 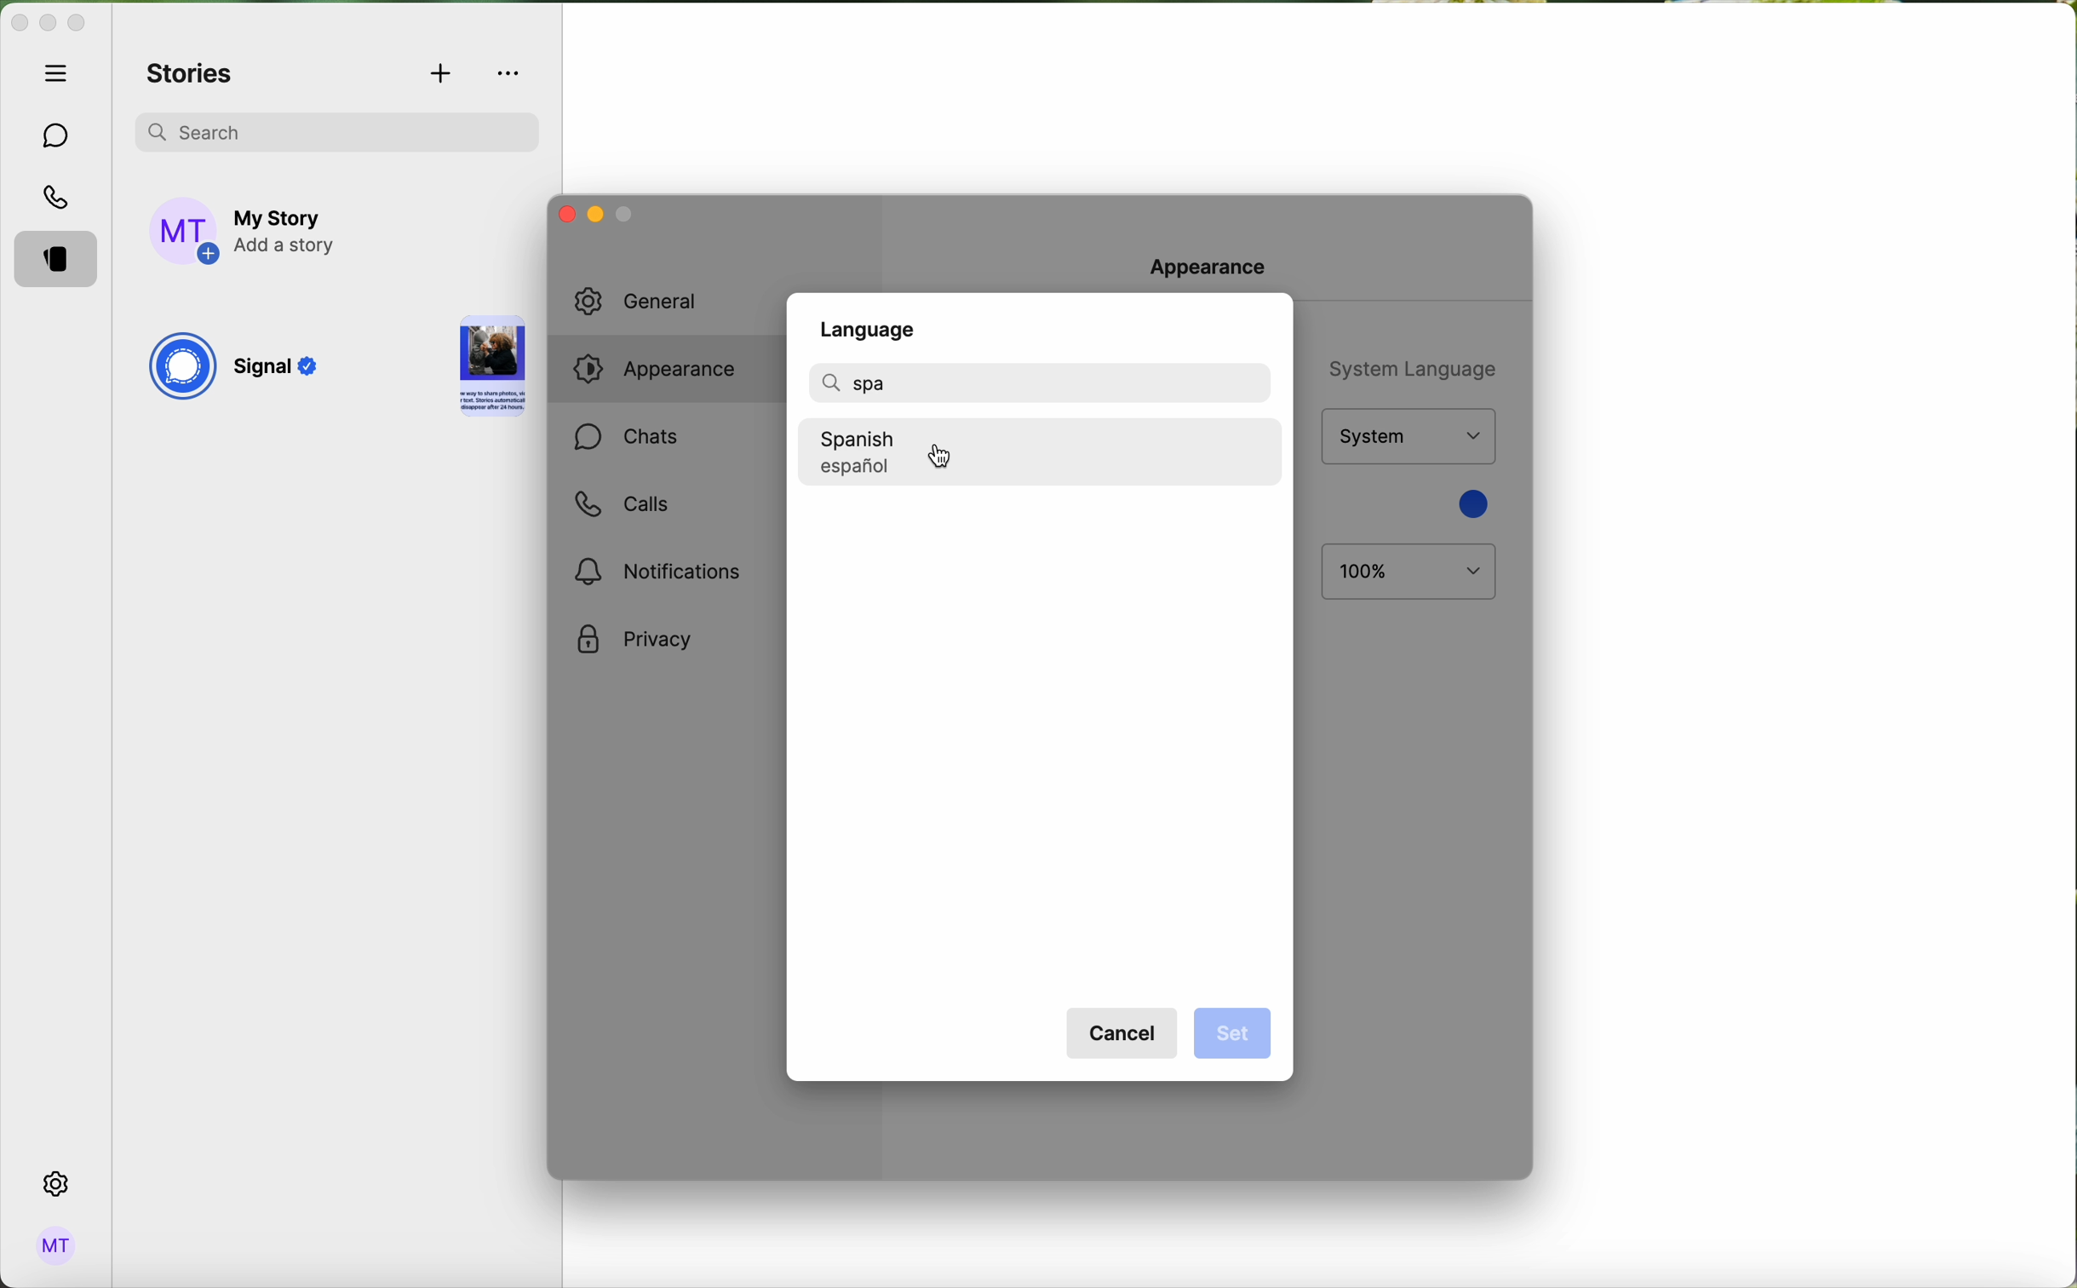 What do you see at coordinates (1046, 451) in the screenshot?
I see `click on spanish language` at bounding box center [1046, 451].